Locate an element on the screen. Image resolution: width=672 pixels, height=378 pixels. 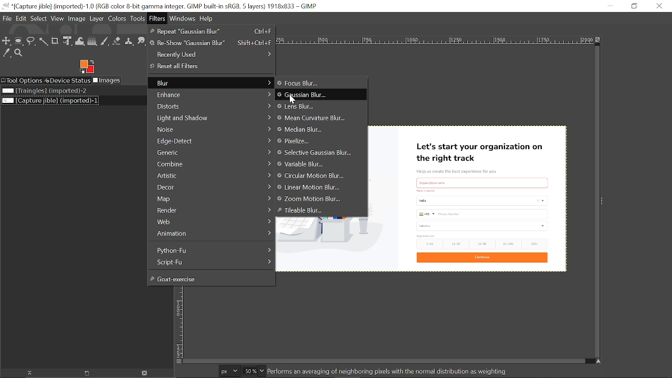
Python-Fu is located at coordinates (212, 249).